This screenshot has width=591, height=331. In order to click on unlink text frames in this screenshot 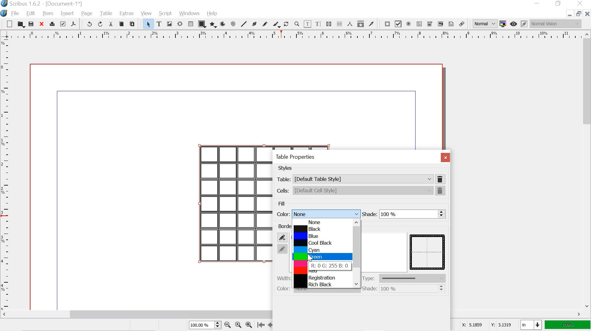, I will do `click(340, 23)`.